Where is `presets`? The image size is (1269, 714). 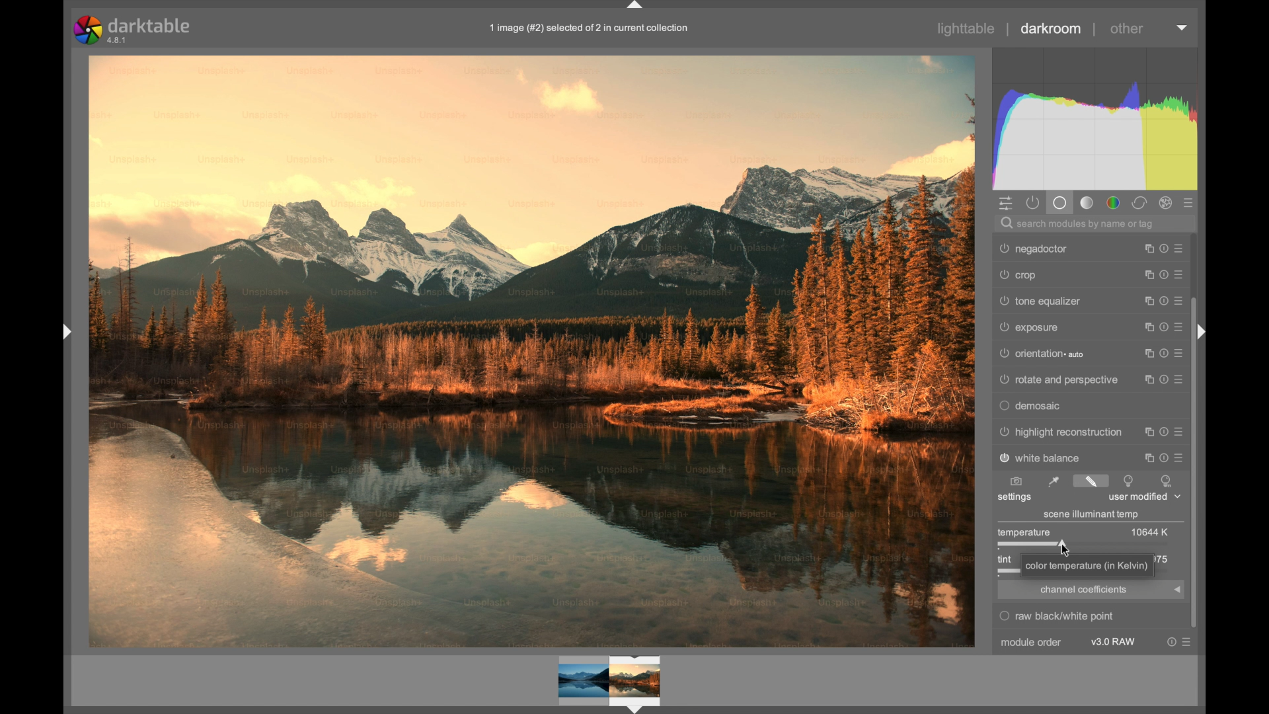
presets is located at coordinates (1182, 456).